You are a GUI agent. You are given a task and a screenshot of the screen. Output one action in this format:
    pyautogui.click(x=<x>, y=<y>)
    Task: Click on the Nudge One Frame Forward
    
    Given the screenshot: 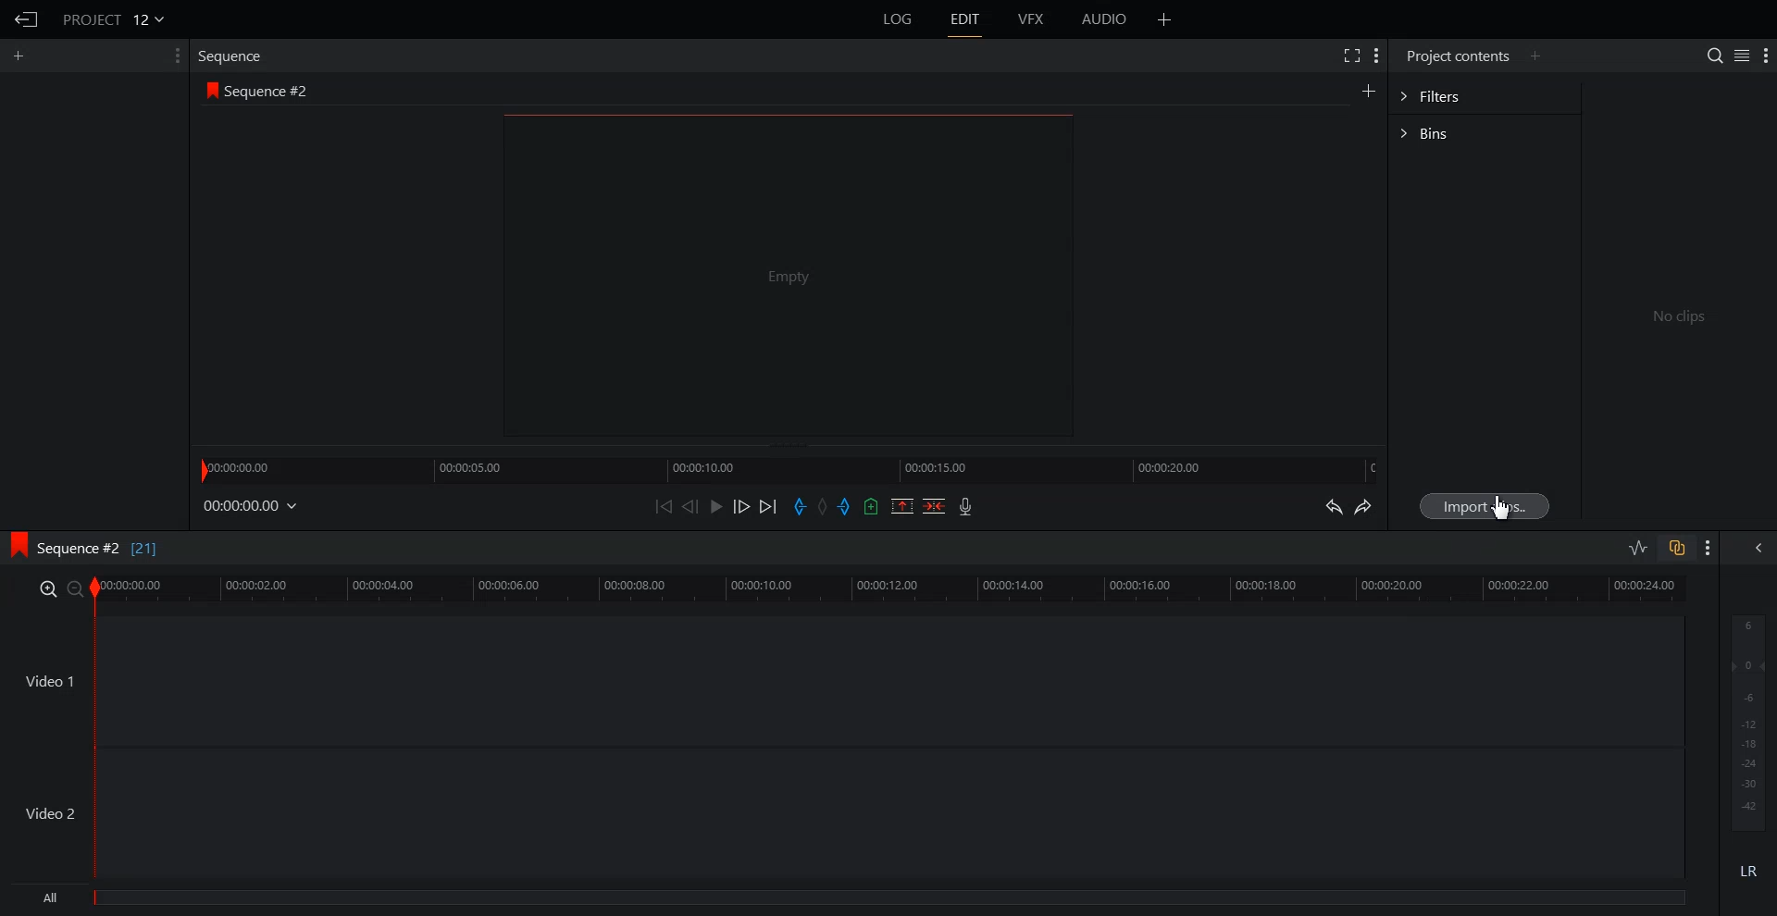 What is the action you would take?
    pyautogui.click(x=742, y=507)
    